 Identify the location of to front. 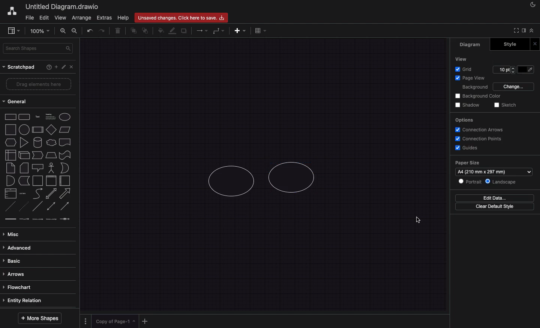
(132, 31).